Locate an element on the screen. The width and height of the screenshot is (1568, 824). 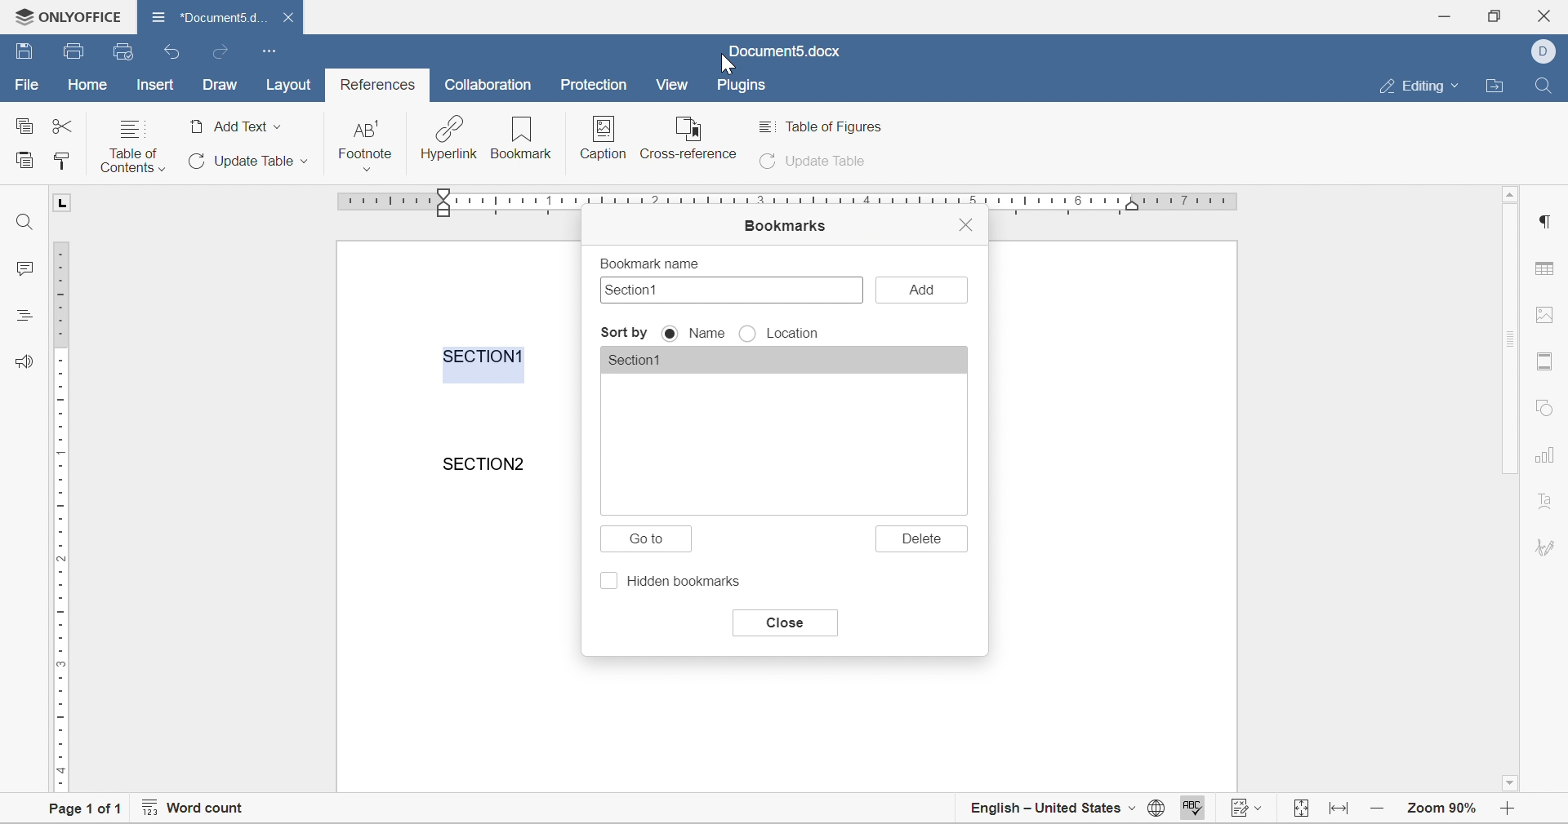
page 1 of 1 is located at coordinates (78, 811).